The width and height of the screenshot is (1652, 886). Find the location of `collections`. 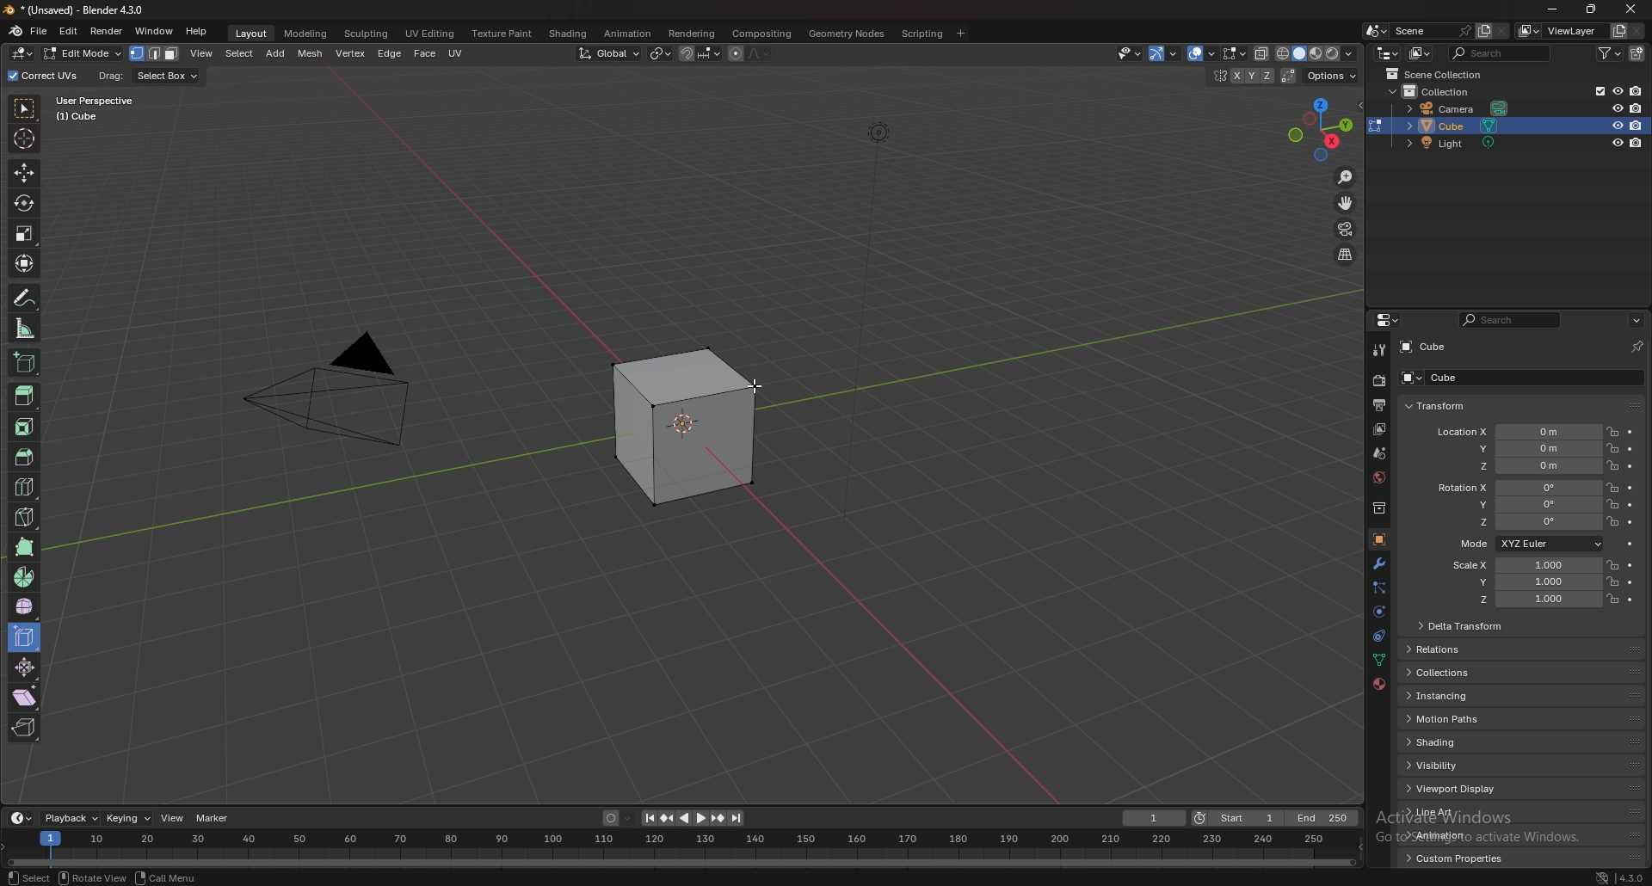

collections is located at coordinates (1447, 674).